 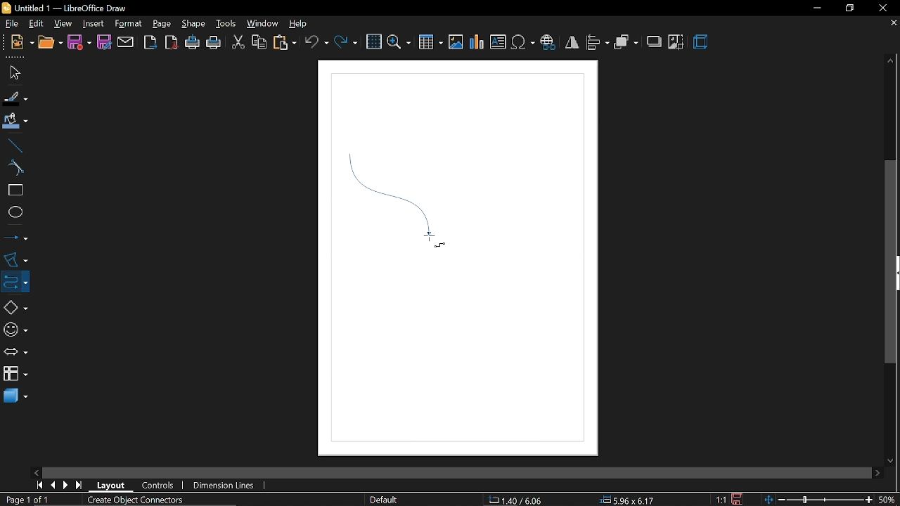 What do you see at coordinates (92, 22) in the screenshot?
I see `Insert` at bounding box center [92, 22].